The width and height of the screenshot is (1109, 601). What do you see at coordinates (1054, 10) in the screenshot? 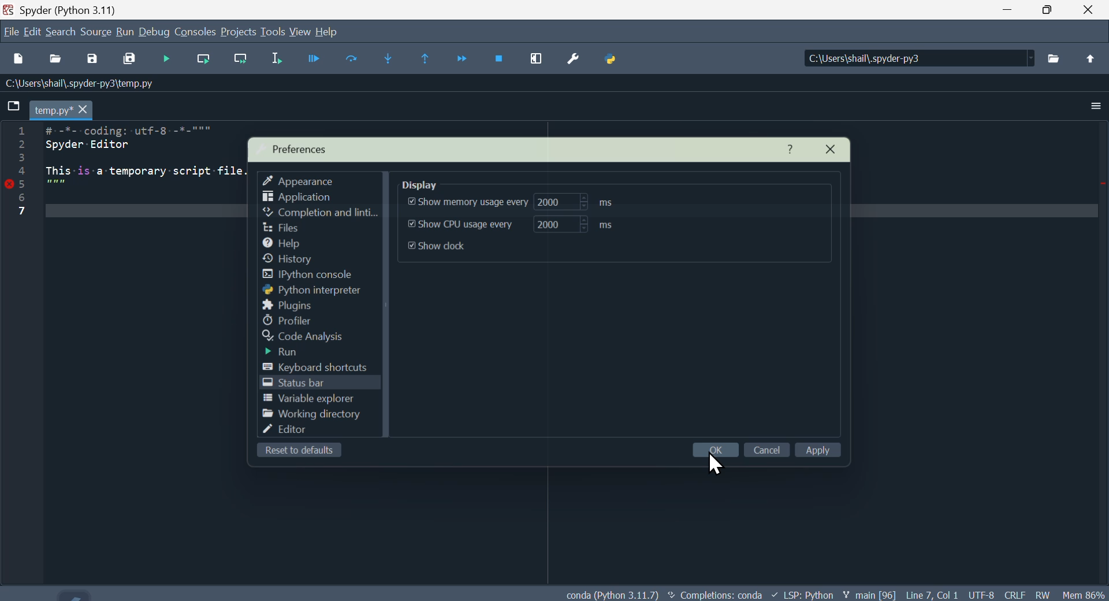
I see `Maximise` at bounding box center [1054, 10].